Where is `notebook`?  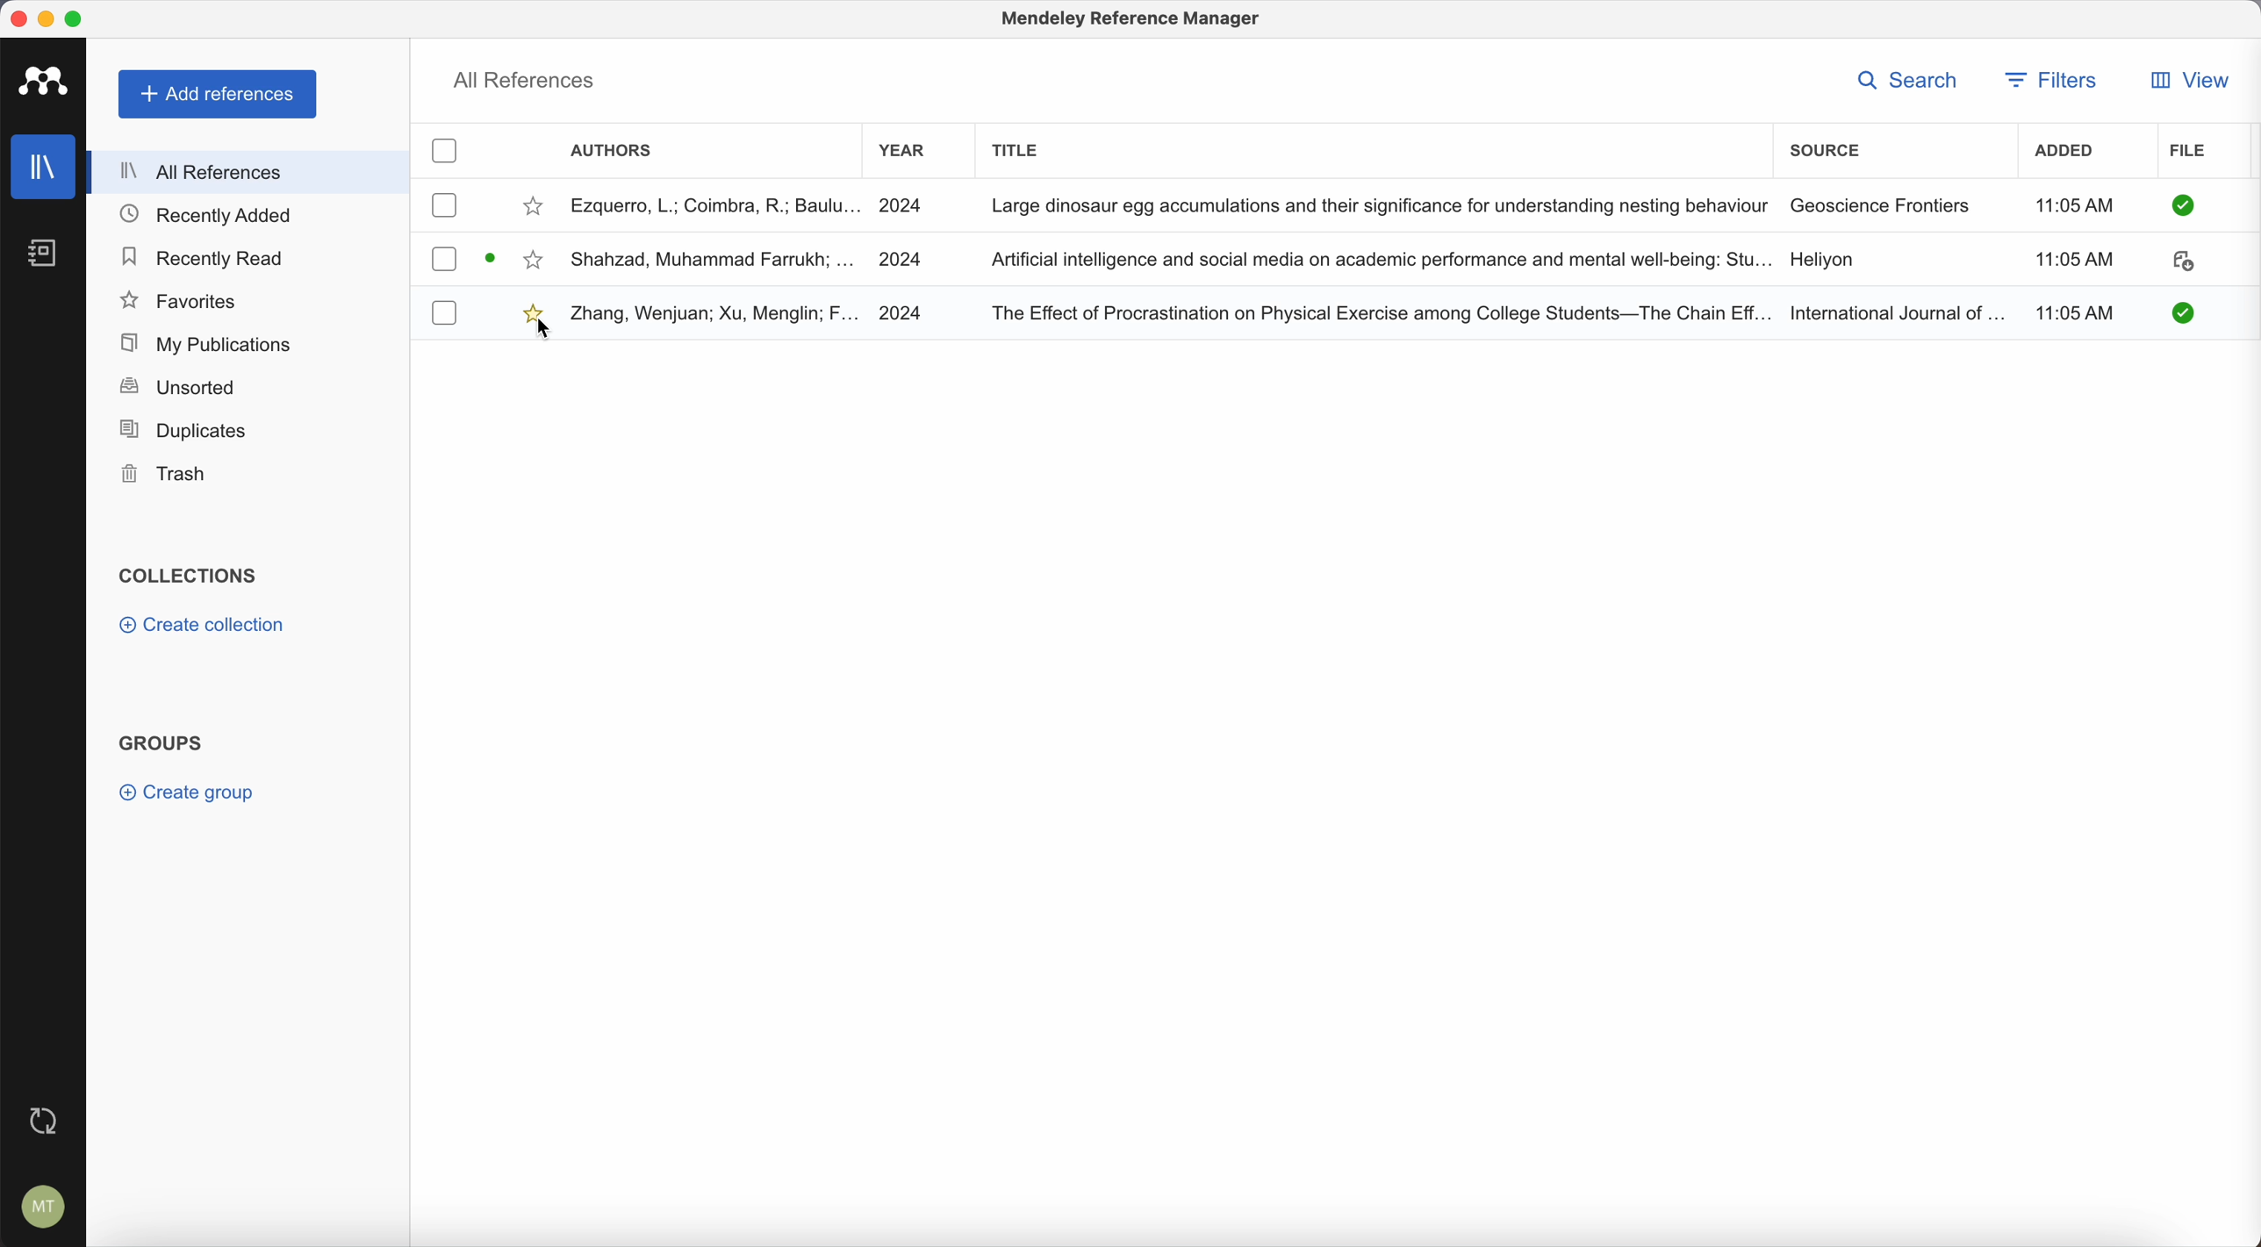
notebook is located at coordinates (53, 255).